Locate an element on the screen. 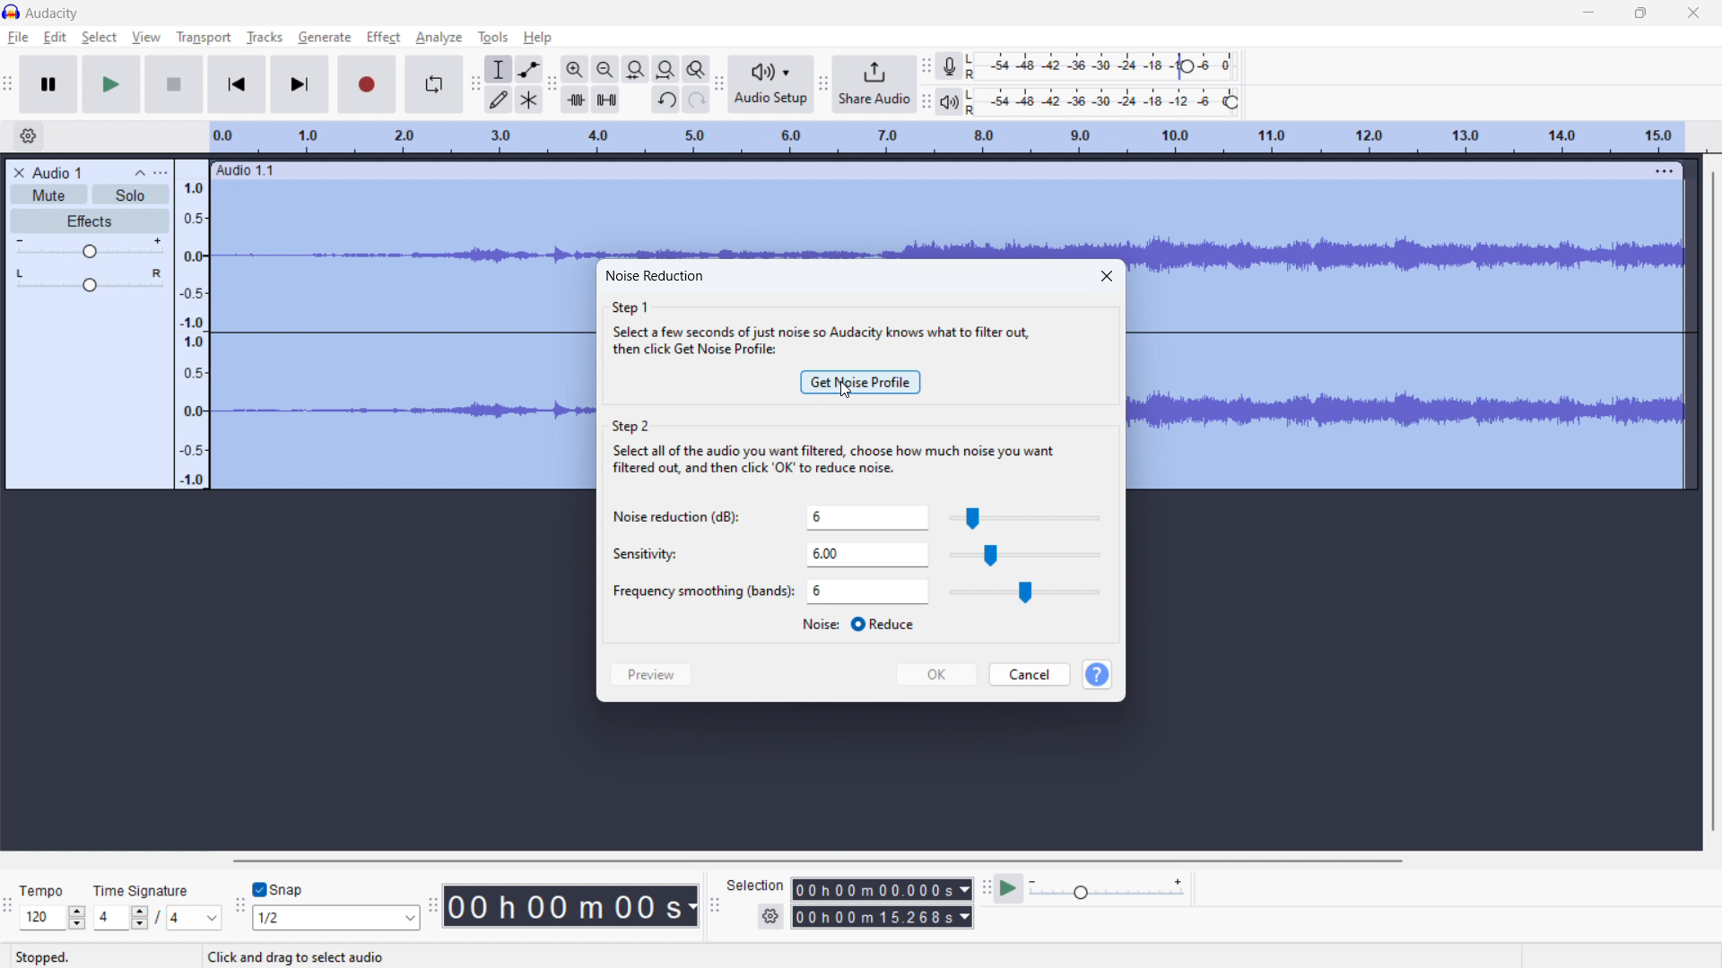  audio setup is located at coordinates (770, 83).